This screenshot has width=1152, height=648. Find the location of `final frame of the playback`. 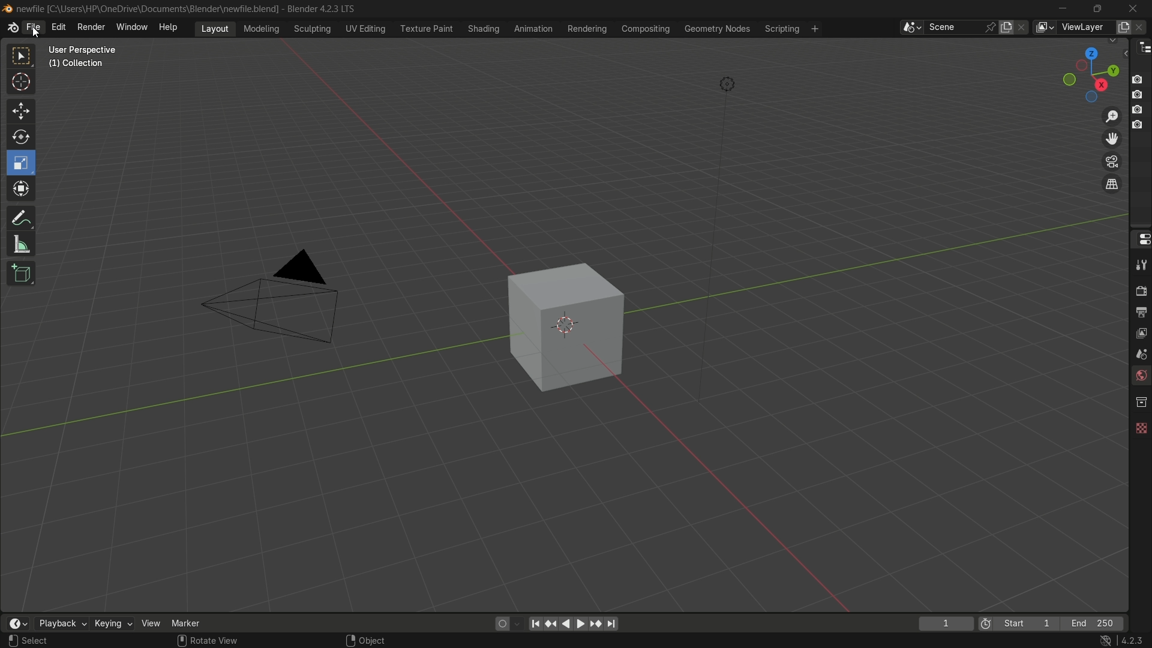

final frame of the playback is located at coordinates (1093, 624).